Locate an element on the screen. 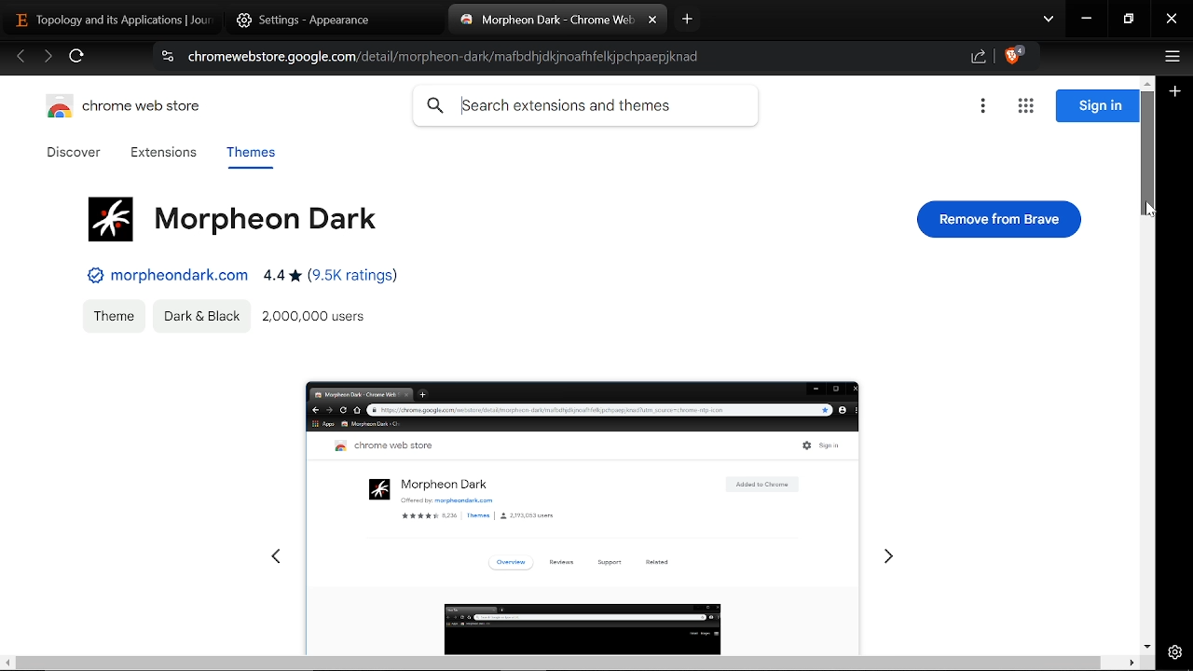 The height and width of the screenshot is (671, 1193). Close is located at coordinates (1172, 21).